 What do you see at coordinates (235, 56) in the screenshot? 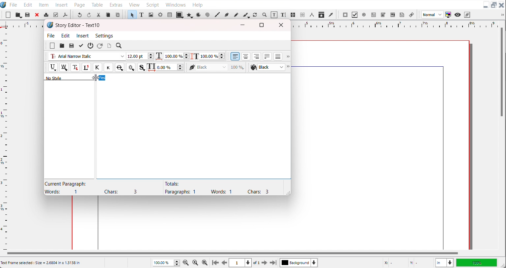
I see `Align text left` at bounding box center [235, 56].